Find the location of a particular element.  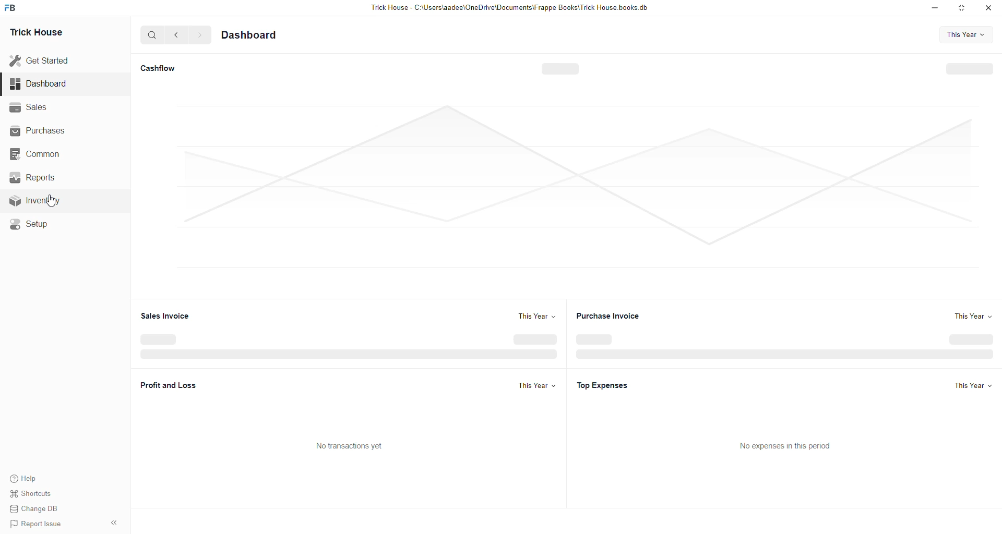

Cursor is located at coordinates (54, 202).